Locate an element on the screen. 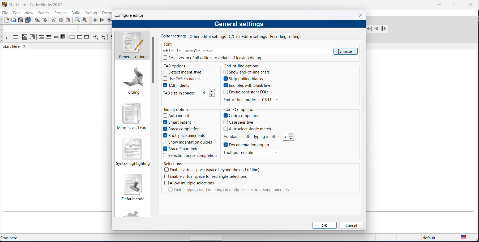 The image size is (479, 242). search is located at coordinates (42, 13).